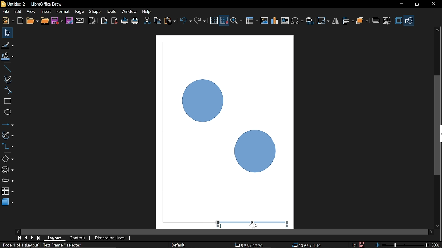 Image resolution: width=442 pixels, height=248 pixels. I want to click on Edit, so click(18, 12).